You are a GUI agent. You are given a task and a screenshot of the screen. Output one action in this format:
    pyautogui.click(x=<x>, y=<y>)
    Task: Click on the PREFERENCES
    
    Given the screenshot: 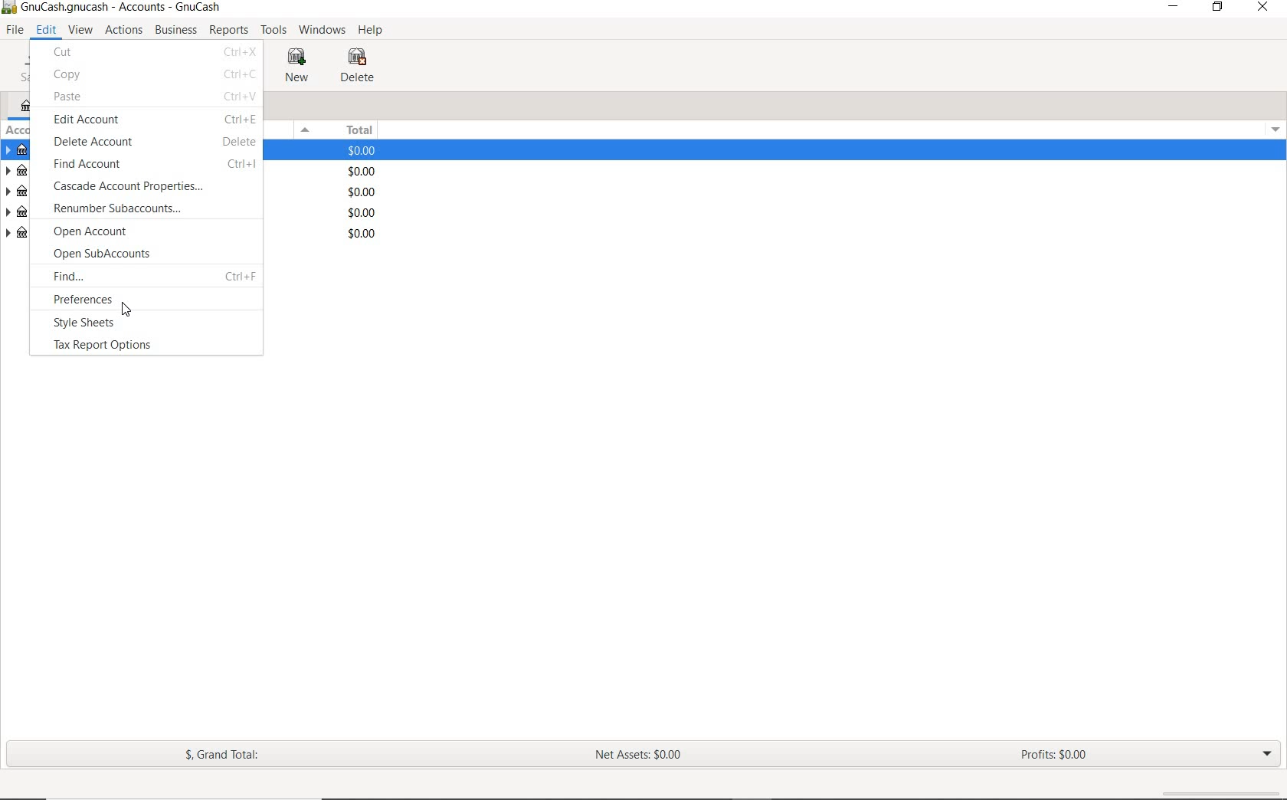 What is the action you would take?
    pyautogui.click(x=125, y=298)
    